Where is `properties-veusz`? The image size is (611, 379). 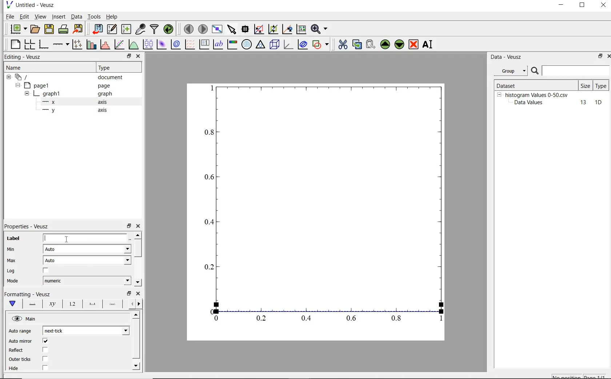 properties-veusz is located at coordinates (27, 227).